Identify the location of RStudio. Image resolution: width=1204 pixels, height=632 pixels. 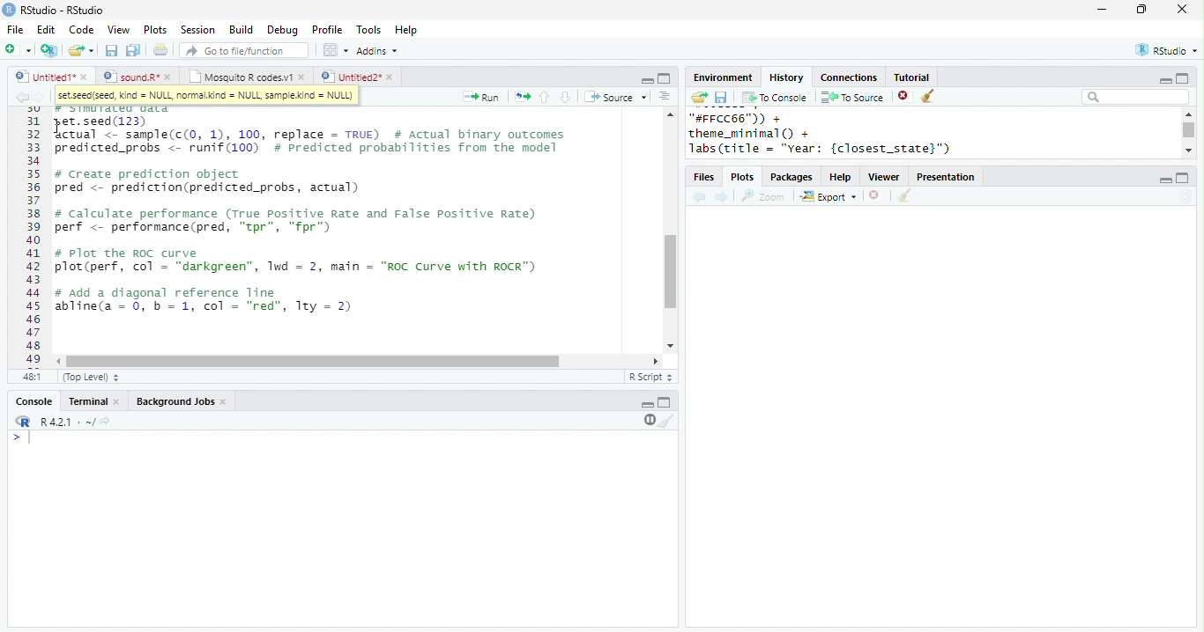
(1169, 49).